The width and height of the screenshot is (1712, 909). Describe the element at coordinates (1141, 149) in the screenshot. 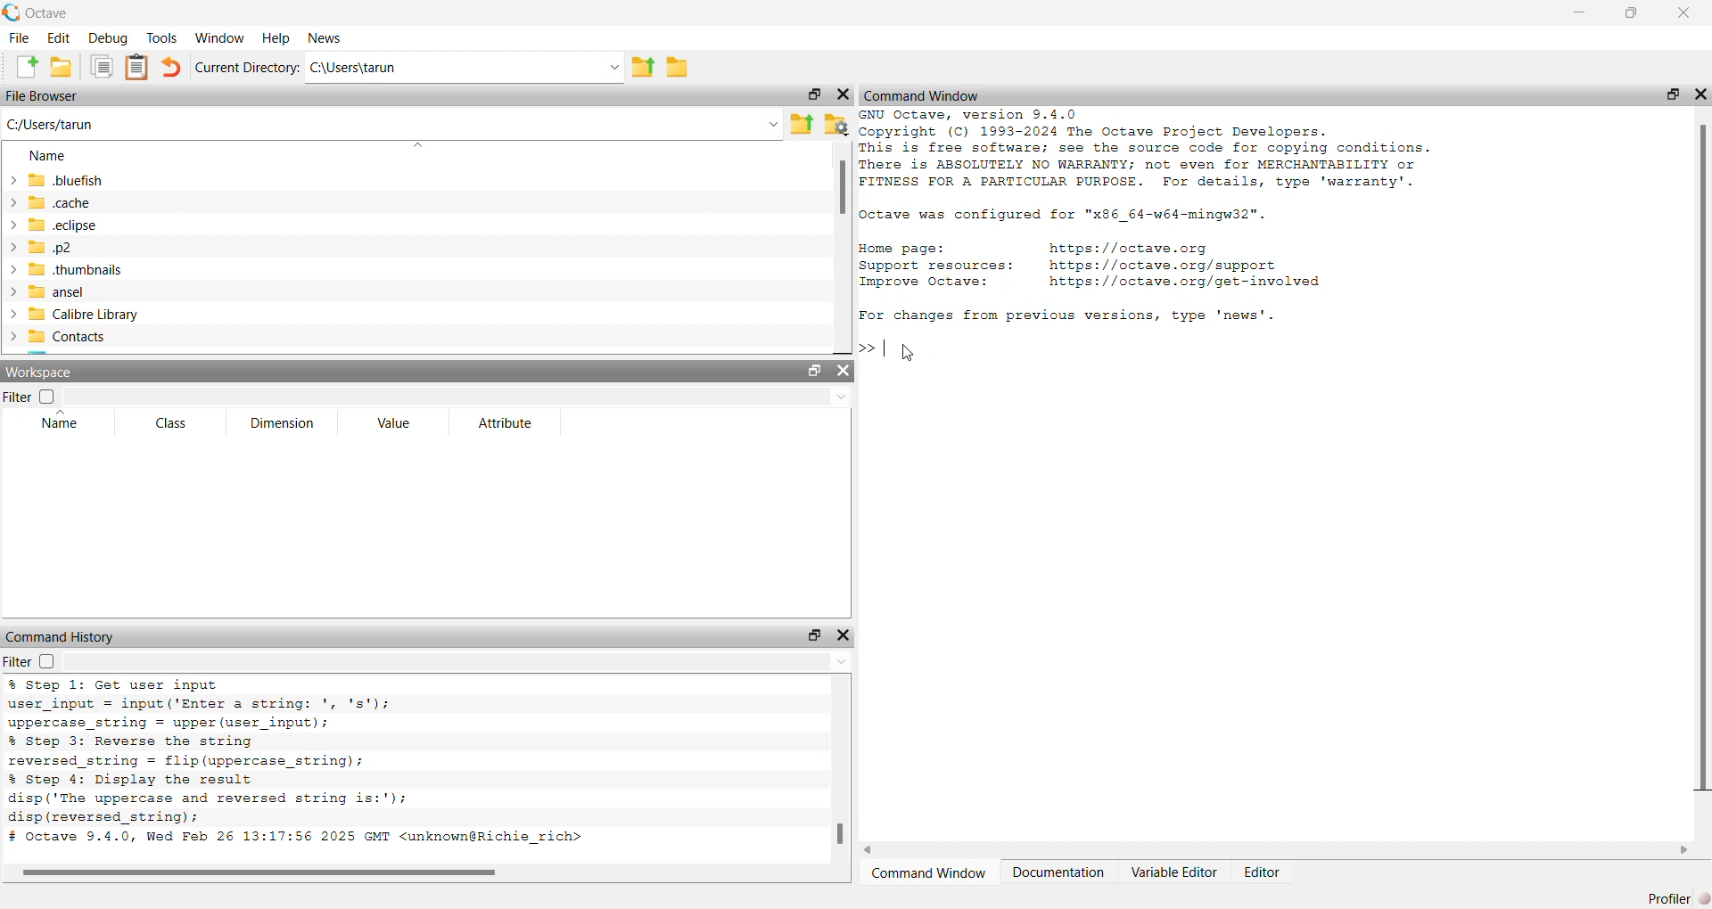

I see `details of octave version and copyright` at that location.